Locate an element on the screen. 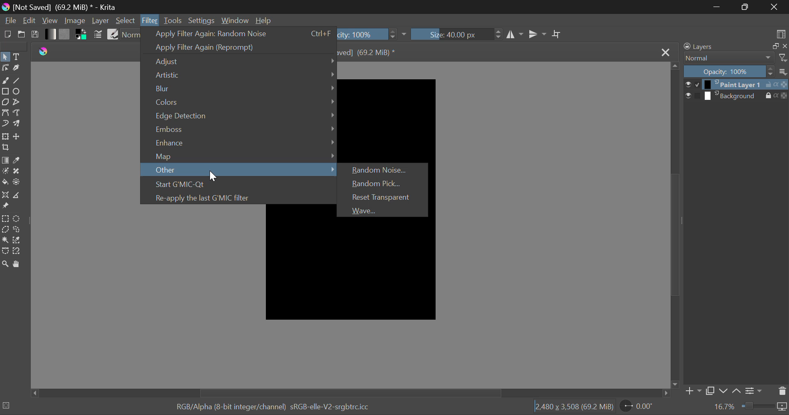 The height and width of the screenshot is (415, 789). Eyedropper is located at coordinates (17, 160).